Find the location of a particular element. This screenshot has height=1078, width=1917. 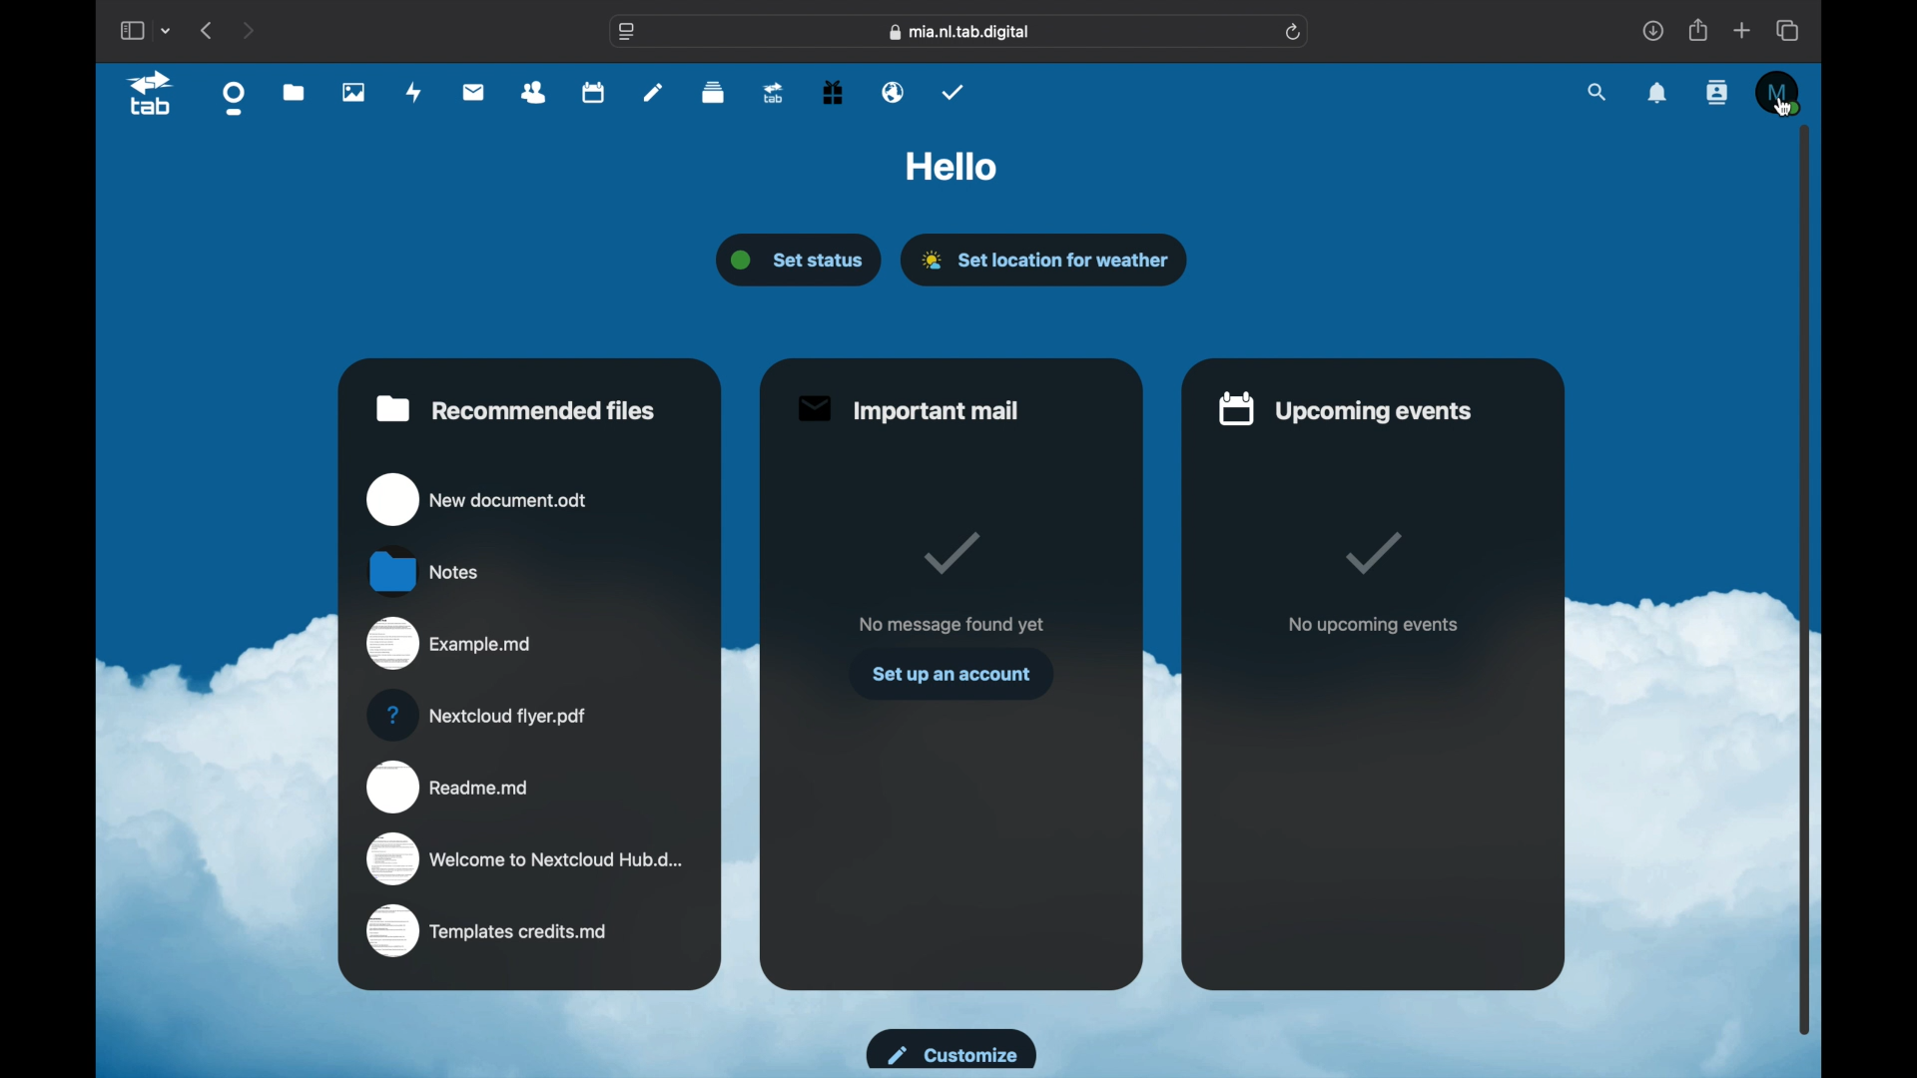

new tab is located at coordinates (1743, 30).